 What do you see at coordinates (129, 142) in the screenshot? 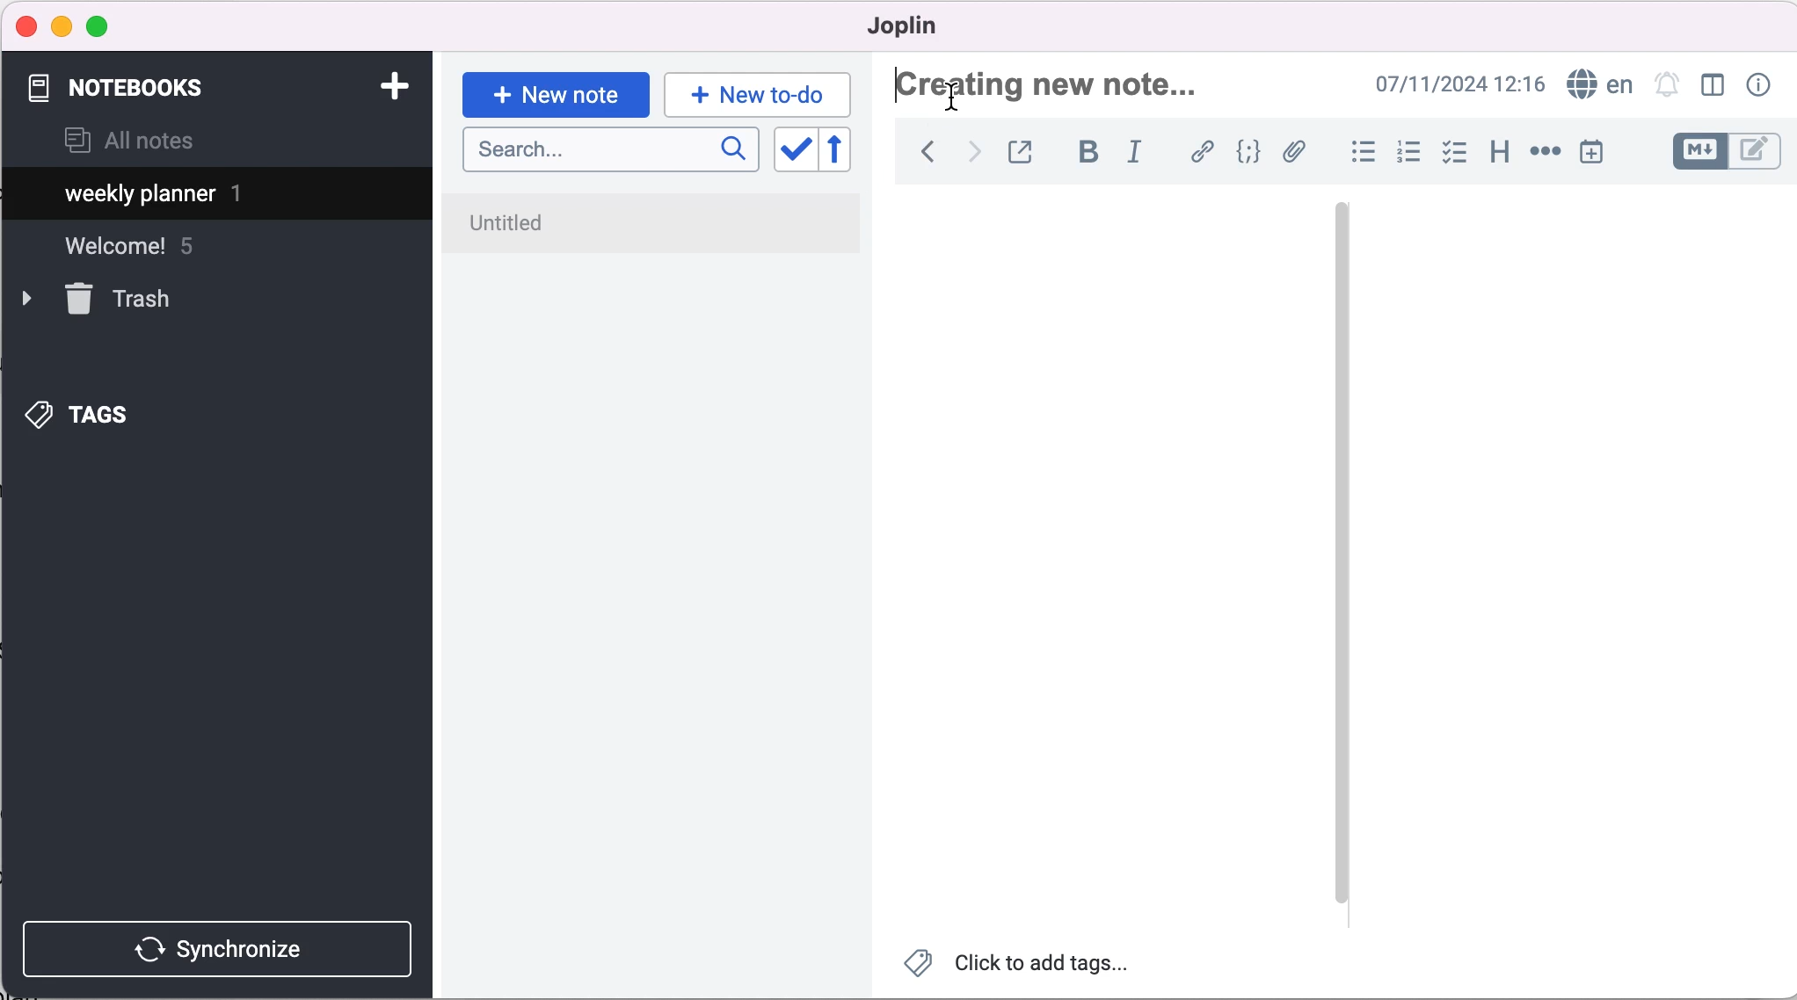
I see `all notes` at bounding box center [129, 142].